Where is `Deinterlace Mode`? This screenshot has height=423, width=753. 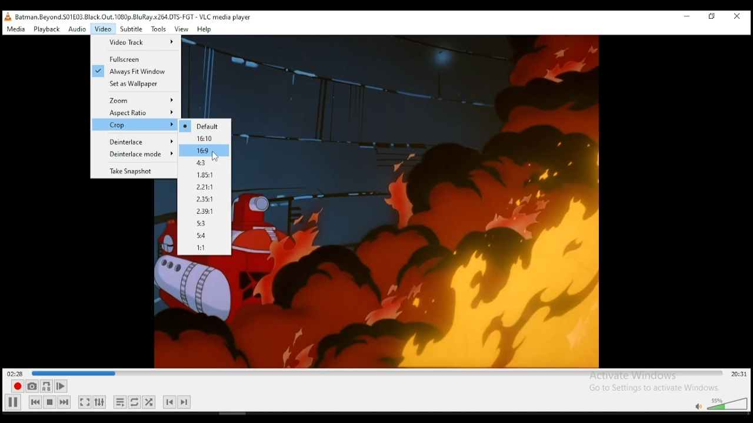
Deinterlace Mode is located at coordinates (135, 155).